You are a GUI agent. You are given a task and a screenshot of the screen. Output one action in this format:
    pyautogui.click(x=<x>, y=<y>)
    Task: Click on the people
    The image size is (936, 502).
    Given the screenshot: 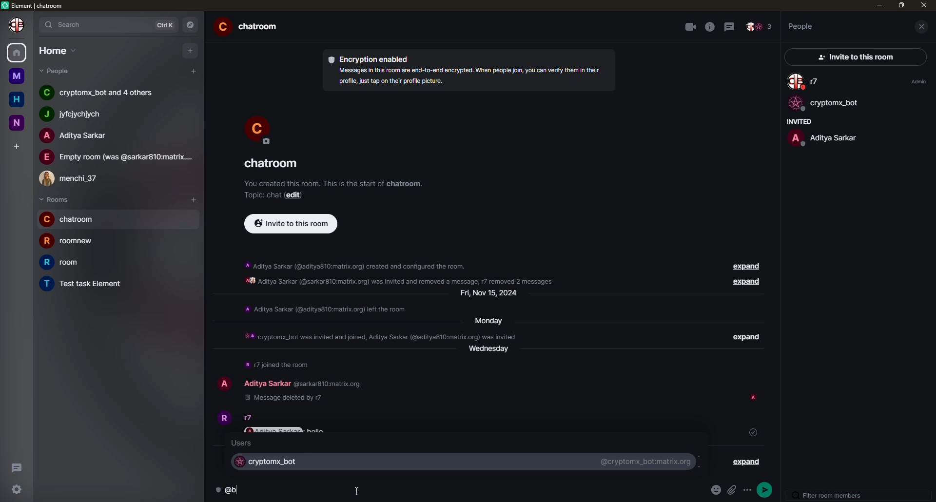 What is the action you would take?
    pyautogui.click(x=74, y=135)
    